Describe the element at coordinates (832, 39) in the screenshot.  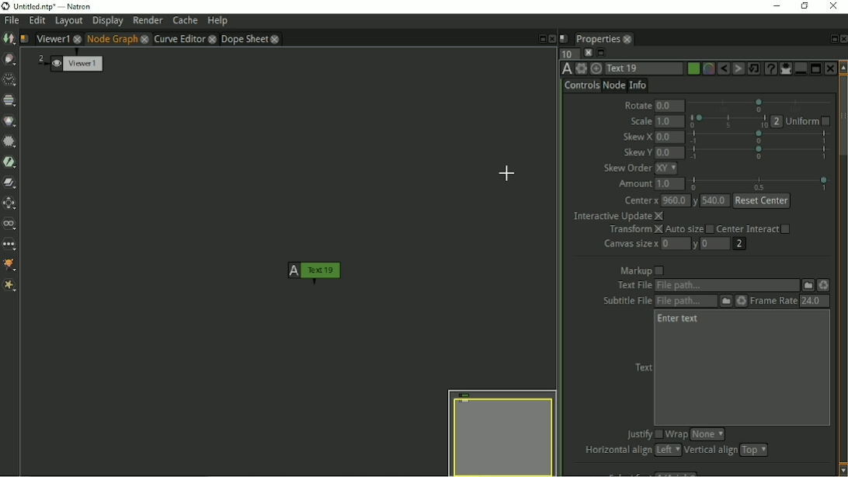
I see `Float pane` at that location.